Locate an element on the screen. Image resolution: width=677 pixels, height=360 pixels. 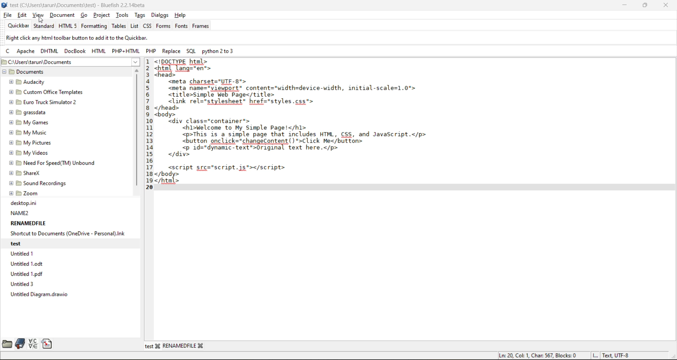
metadata is located at coordinates (85, 39).